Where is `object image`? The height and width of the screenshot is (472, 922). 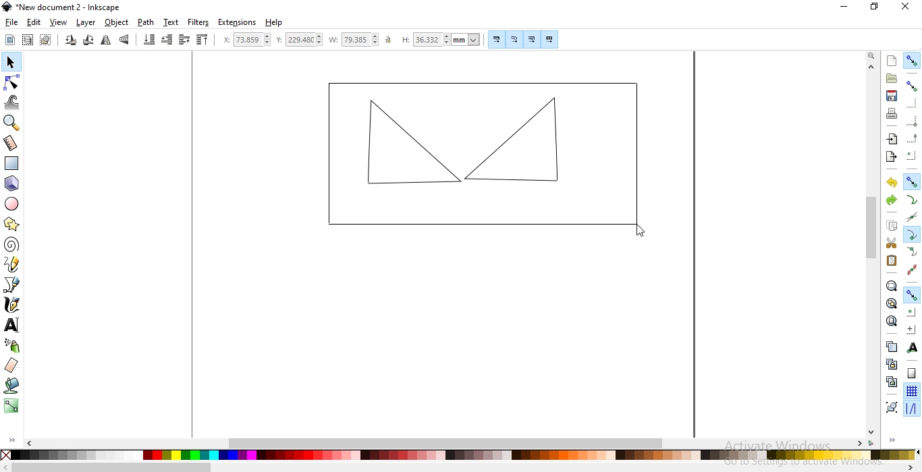
object image is located at coordinates (479, 154).